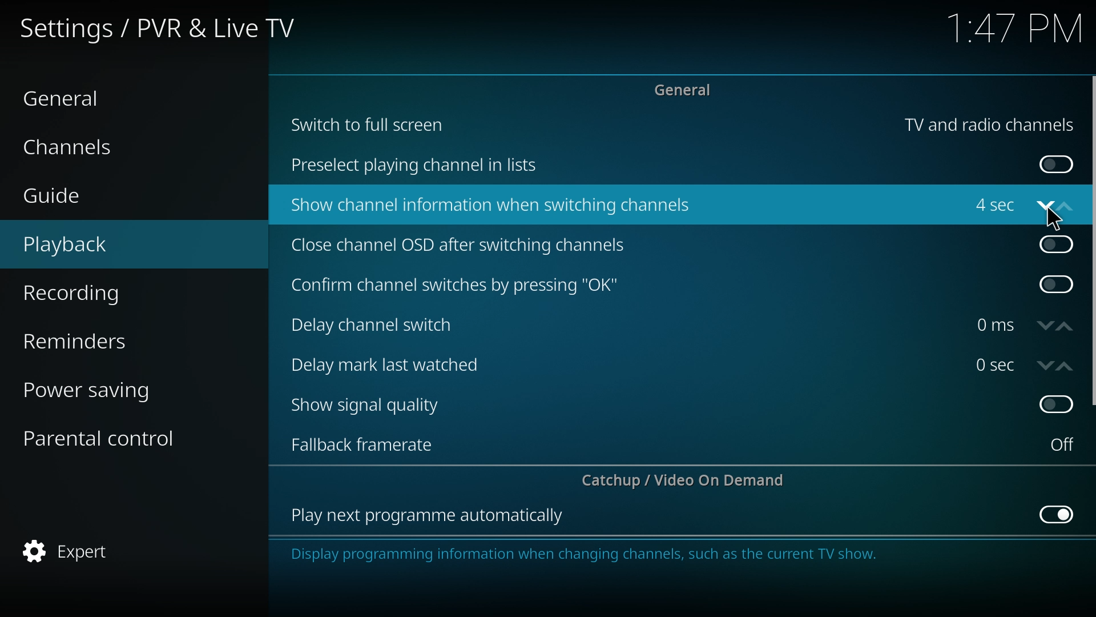 The image size is (1096, 617). I want to click on decrease time, so click(1044, 209).